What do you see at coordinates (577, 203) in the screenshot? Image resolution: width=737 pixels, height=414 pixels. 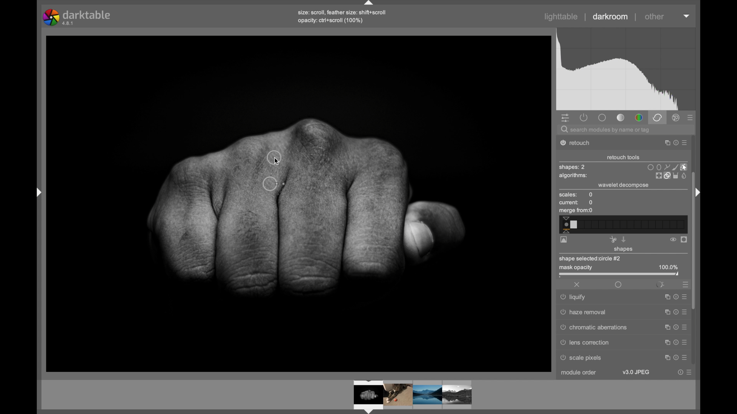 I see `current 0` at bounding box center [577, 203].